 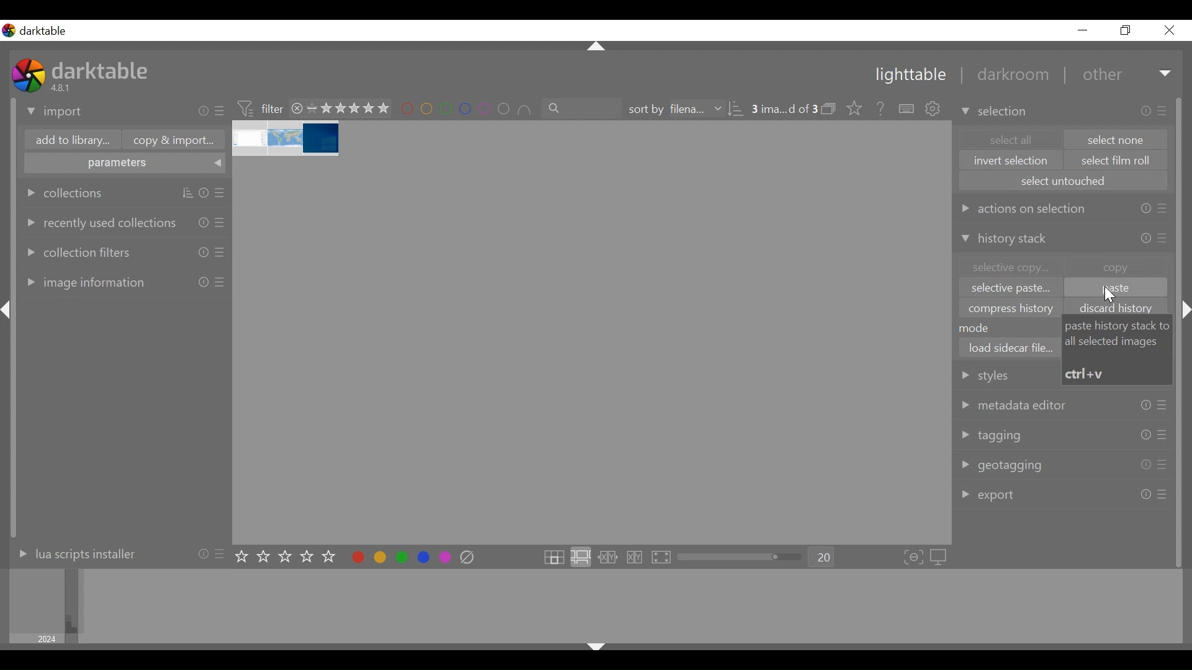 What do you see at coordinates (83, 282) in the screenshot?
I see `image information` at bounding box center [83, 282].